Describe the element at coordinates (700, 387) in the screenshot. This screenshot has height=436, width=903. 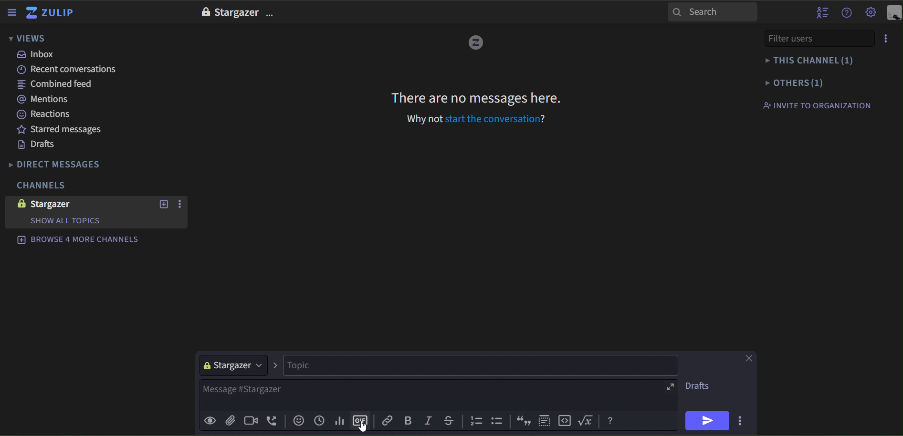
I see `drafts` at that location.